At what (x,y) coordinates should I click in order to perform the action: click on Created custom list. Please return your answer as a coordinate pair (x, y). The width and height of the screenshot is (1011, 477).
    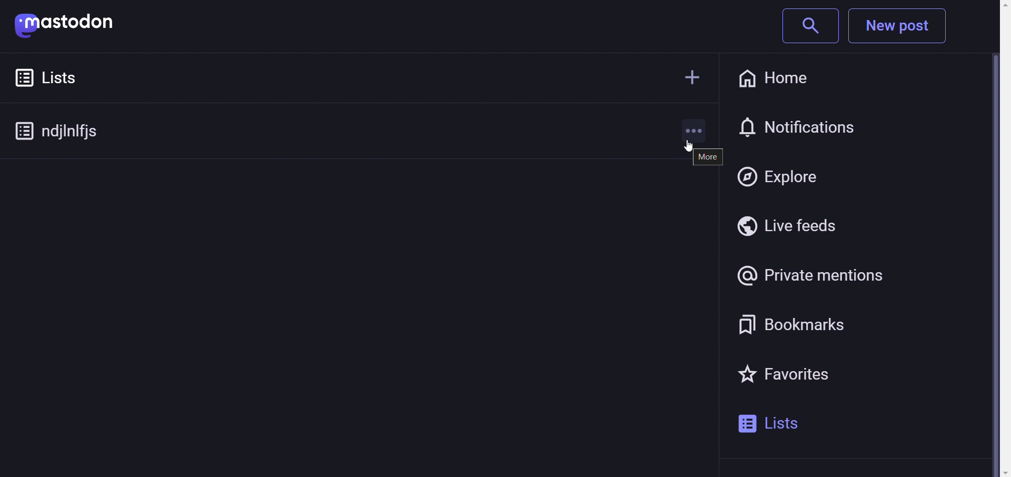
    Looking at the image, I should click on (64, 132).